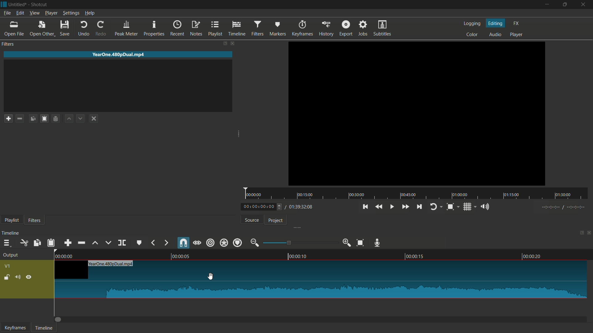 The image size is (593, 333). Describe the element at coordinates (364, 28) in the screenshot. I see `jobs` at that location.